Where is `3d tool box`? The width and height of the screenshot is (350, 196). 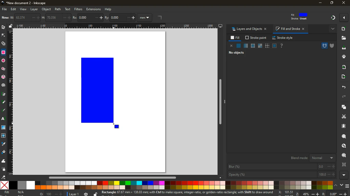
3d tool box is located at coordinates (3, 77).